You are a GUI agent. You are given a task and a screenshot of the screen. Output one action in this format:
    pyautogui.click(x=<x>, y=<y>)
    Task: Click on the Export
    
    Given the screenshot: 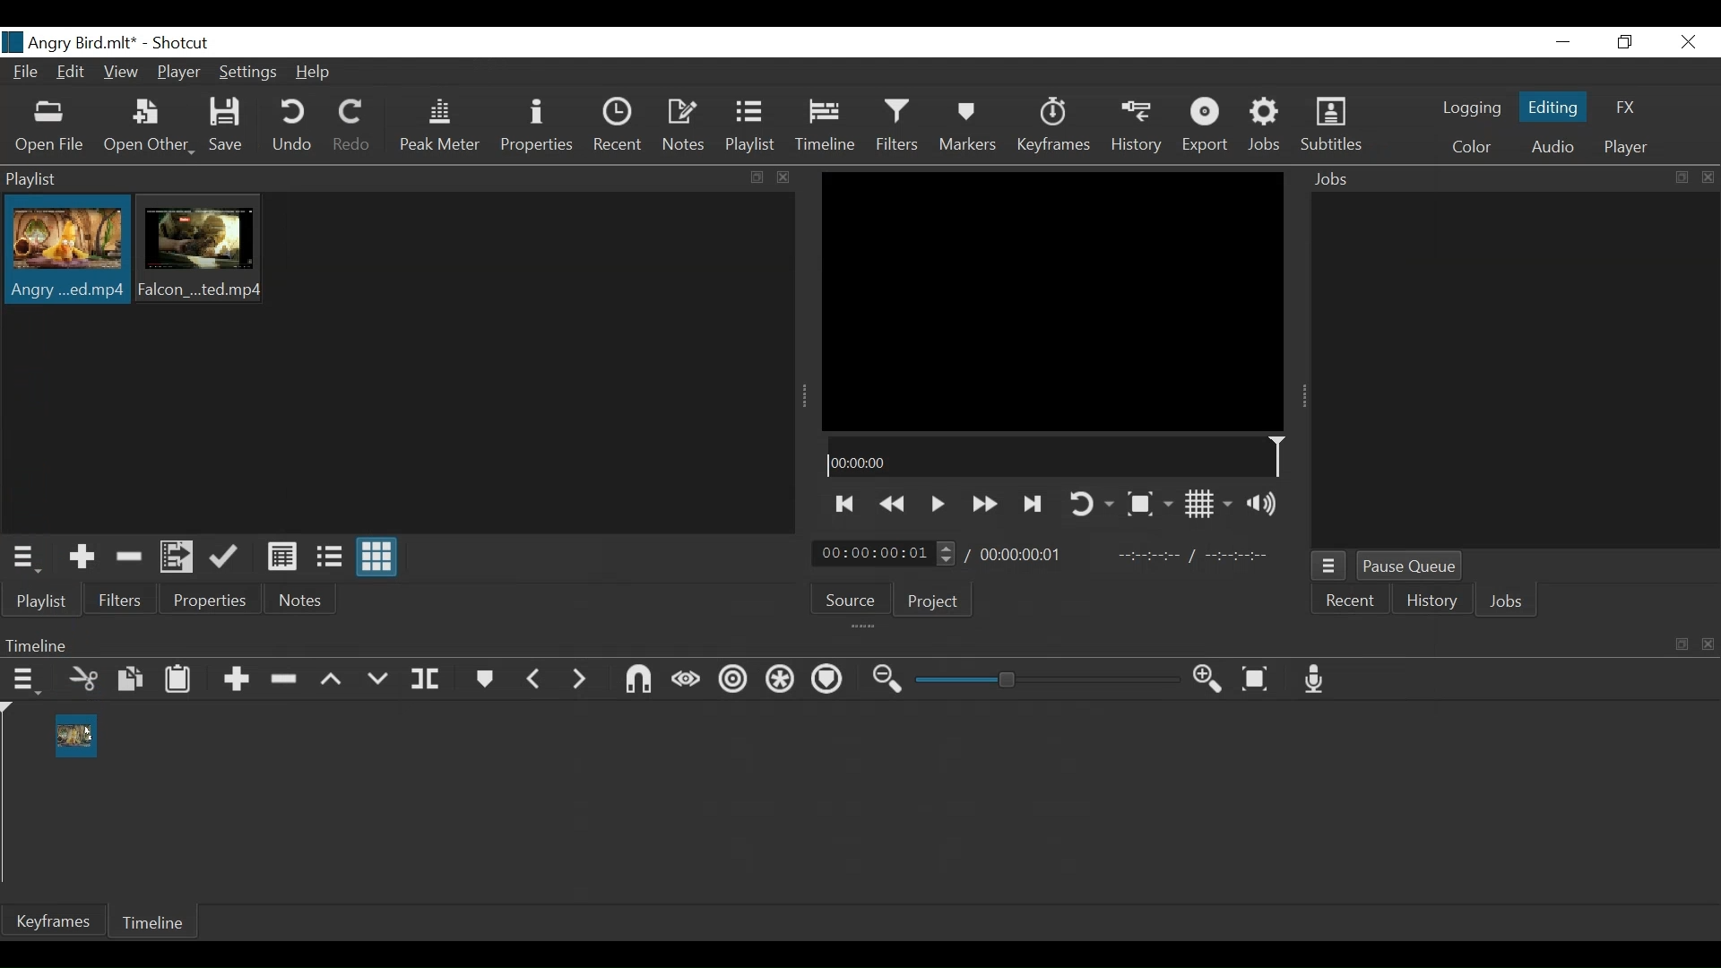 What is the action you would take?
    pyautogui.click(x=1208, y=127)
    